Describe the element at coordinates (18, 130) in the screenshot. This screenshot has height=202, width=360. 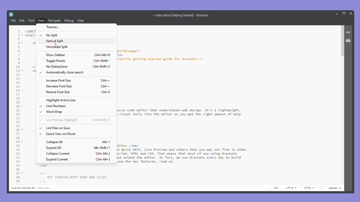
I see `26` at that location.